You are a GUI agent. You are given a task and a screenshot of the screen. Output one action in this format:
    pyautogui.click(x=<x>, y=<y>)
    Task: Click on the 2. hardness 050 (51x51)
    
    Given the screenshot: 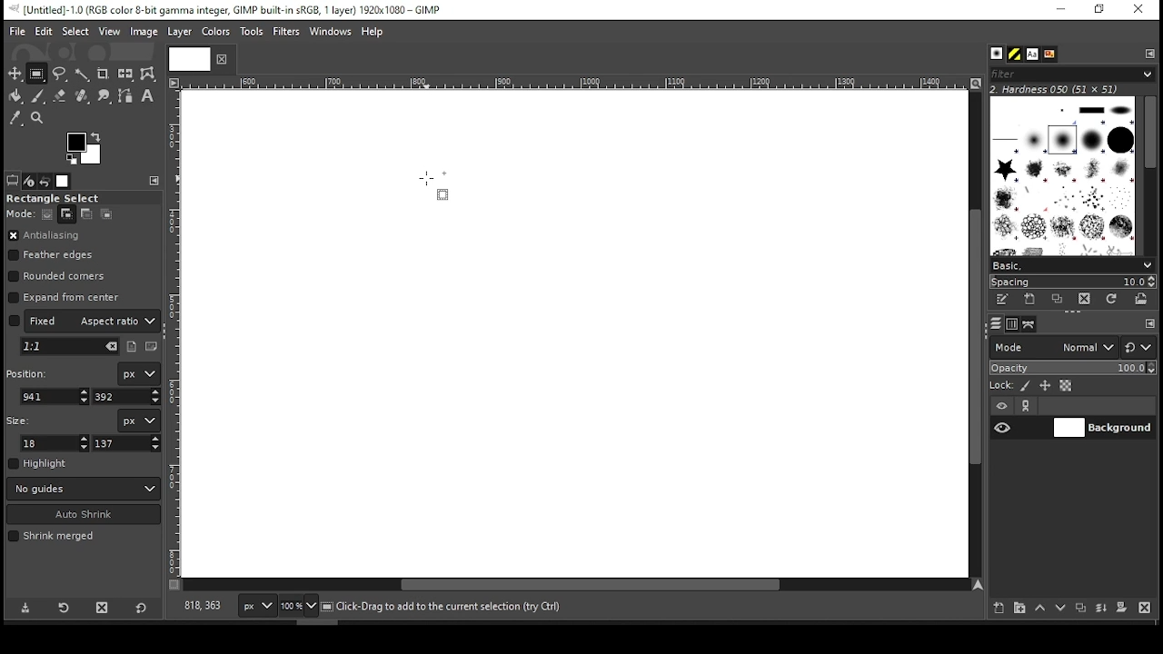 What is the action you would take?
    pyautogui.click(x=1059, y=89)
    